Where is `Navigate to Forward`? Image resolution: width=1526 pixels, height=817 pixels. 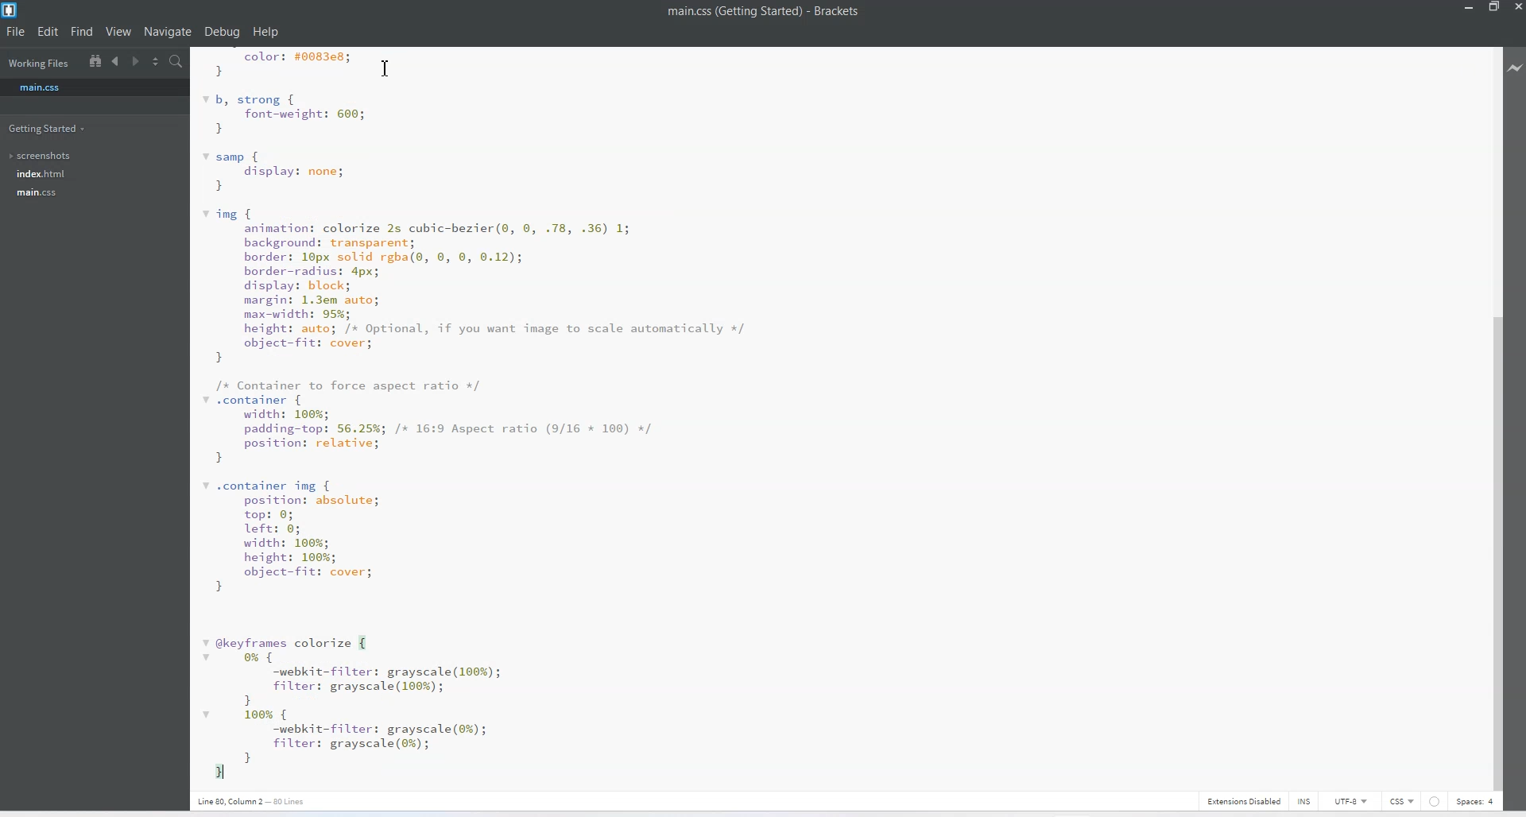 Navigate to Forward is located at coordinates (137, 62).